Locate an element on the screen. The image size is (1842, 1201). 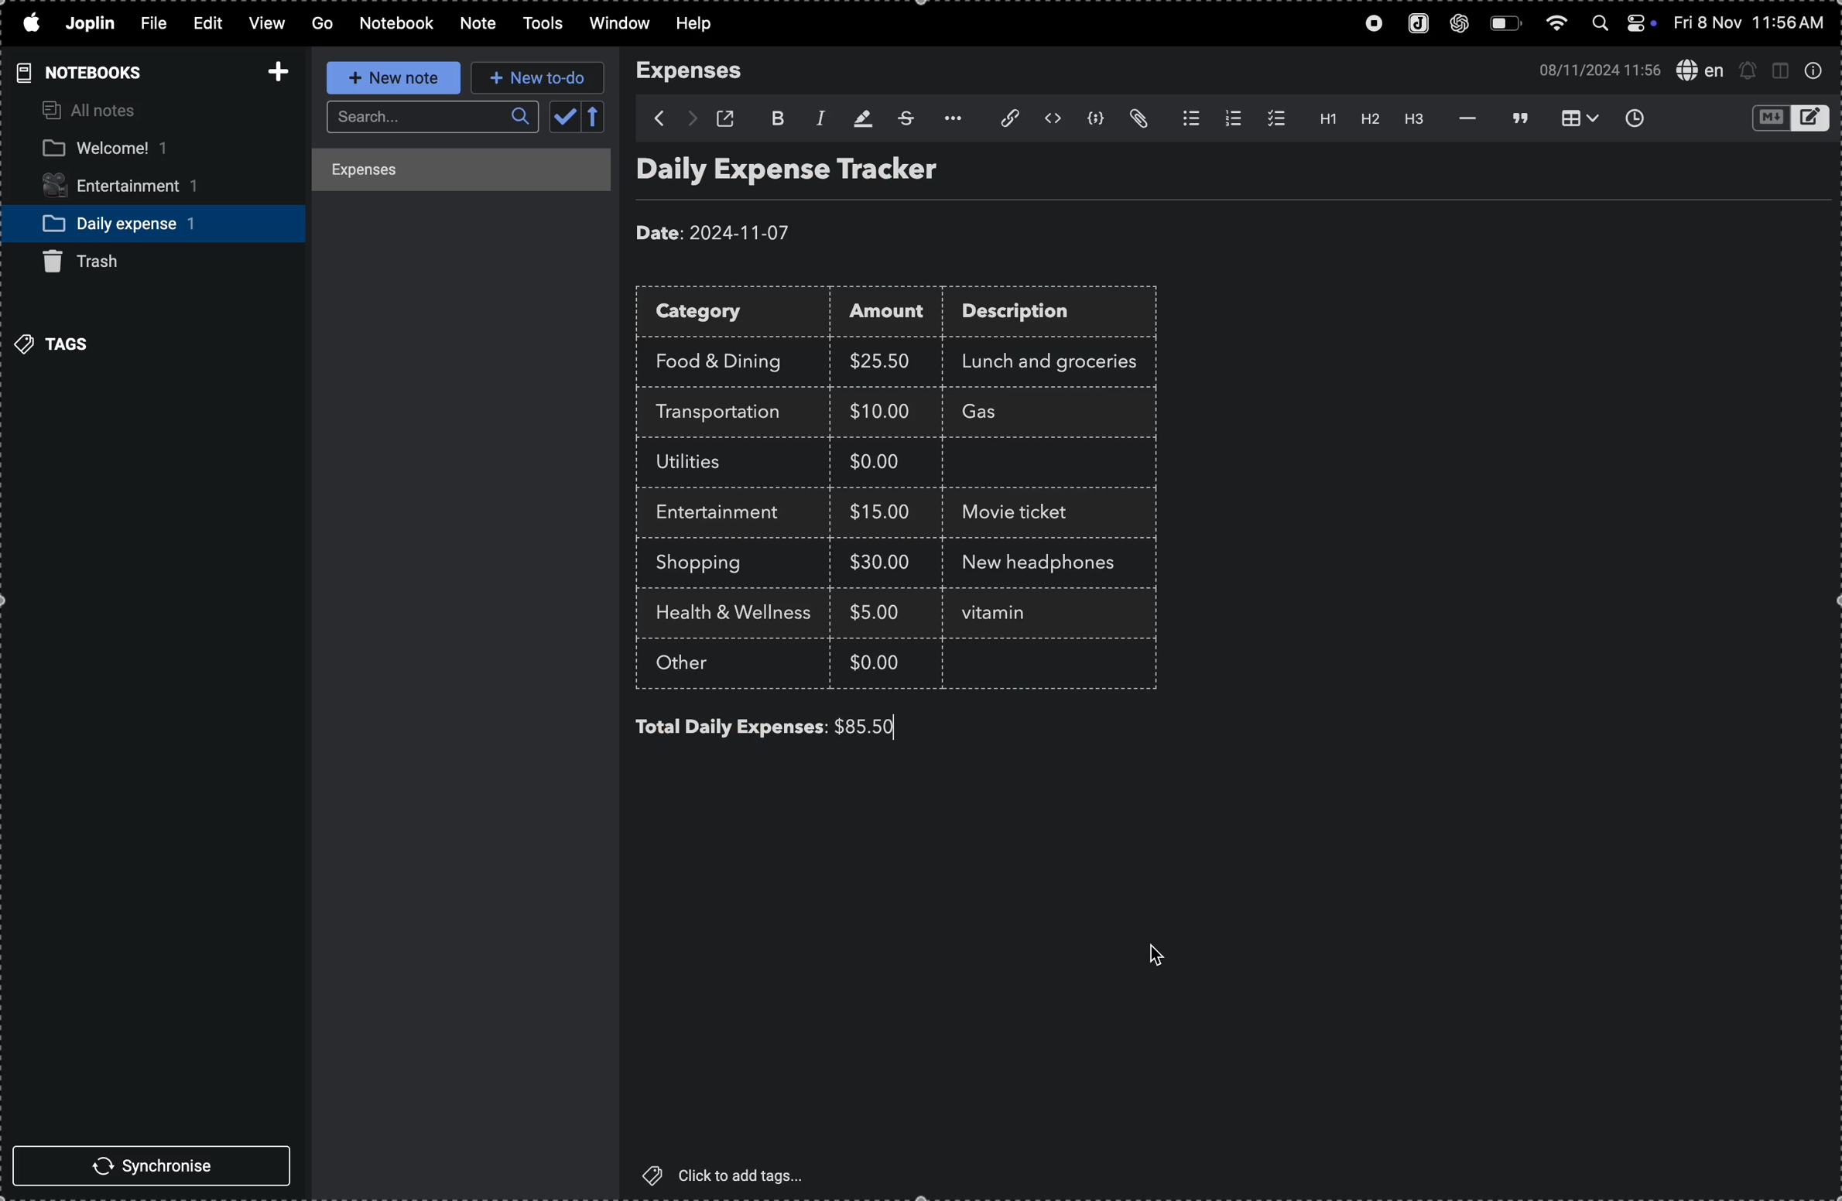
shopping is located at coordinates (710, 563).